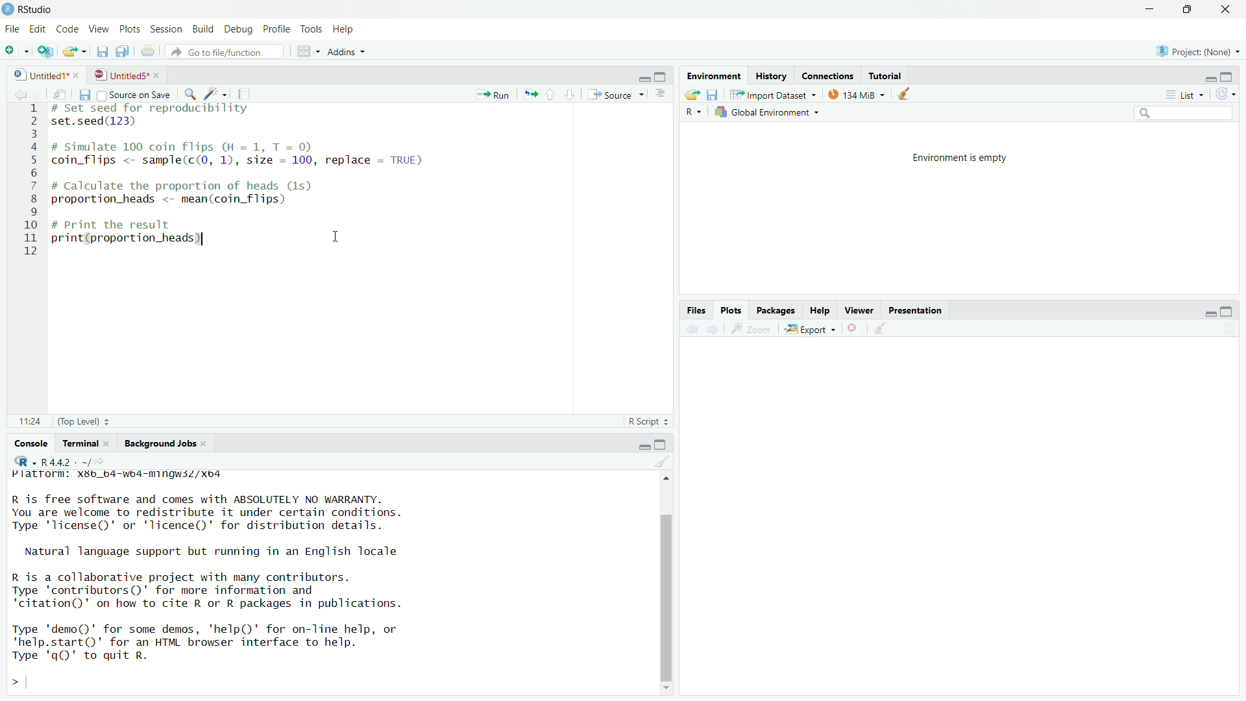 This screenshot has height=701, width=1246. I want to click on load workspace, so click(692, 95).